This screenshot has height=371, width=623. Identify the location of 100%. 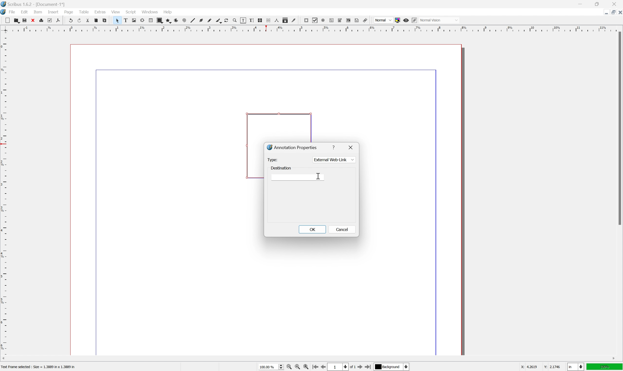
(605, 367).